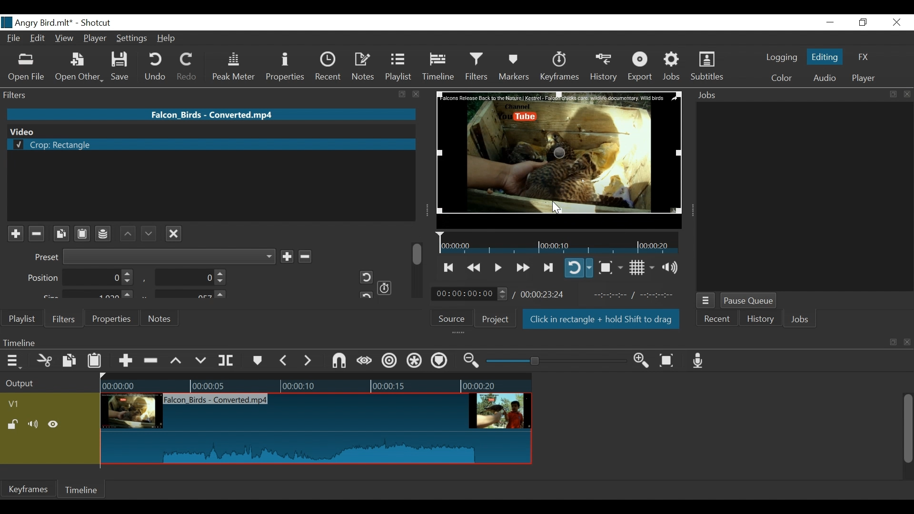 Image resolution: width=914 pixels, height=514 pixels. What do you see at coordinates (53, 426) in the screenshot?
I see `Hide` at bounding box center [53, 426].